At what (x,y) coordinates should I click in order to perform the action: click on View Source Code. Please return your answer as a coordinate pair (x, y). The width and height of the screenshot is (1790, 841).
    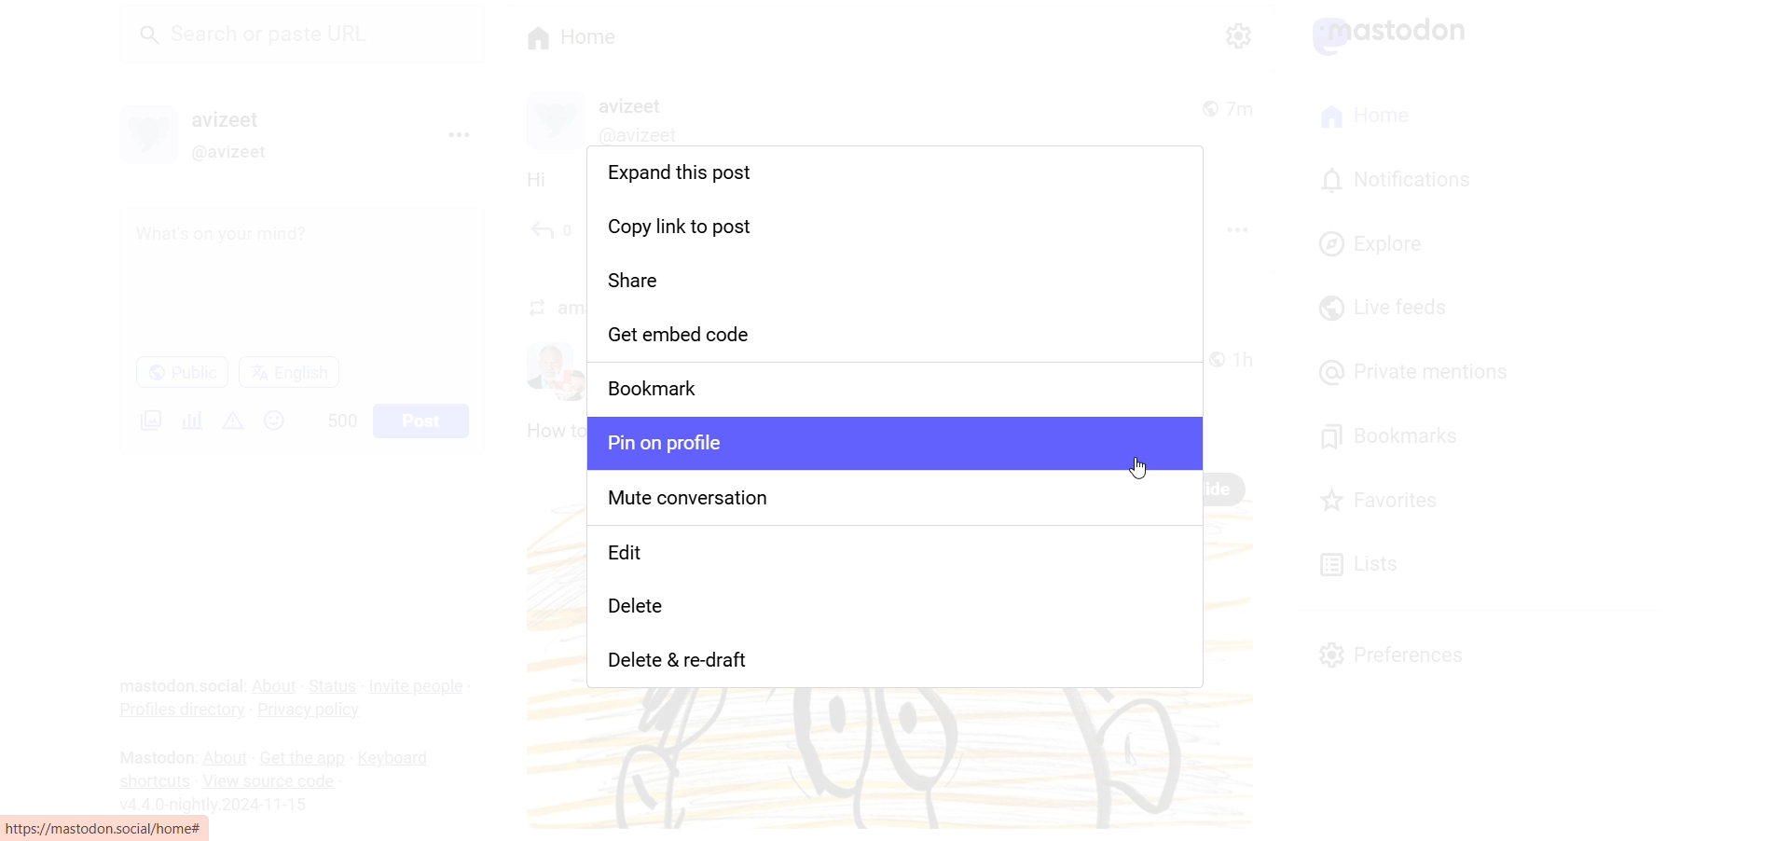
    Looking at the image, I should click on (268, 779).